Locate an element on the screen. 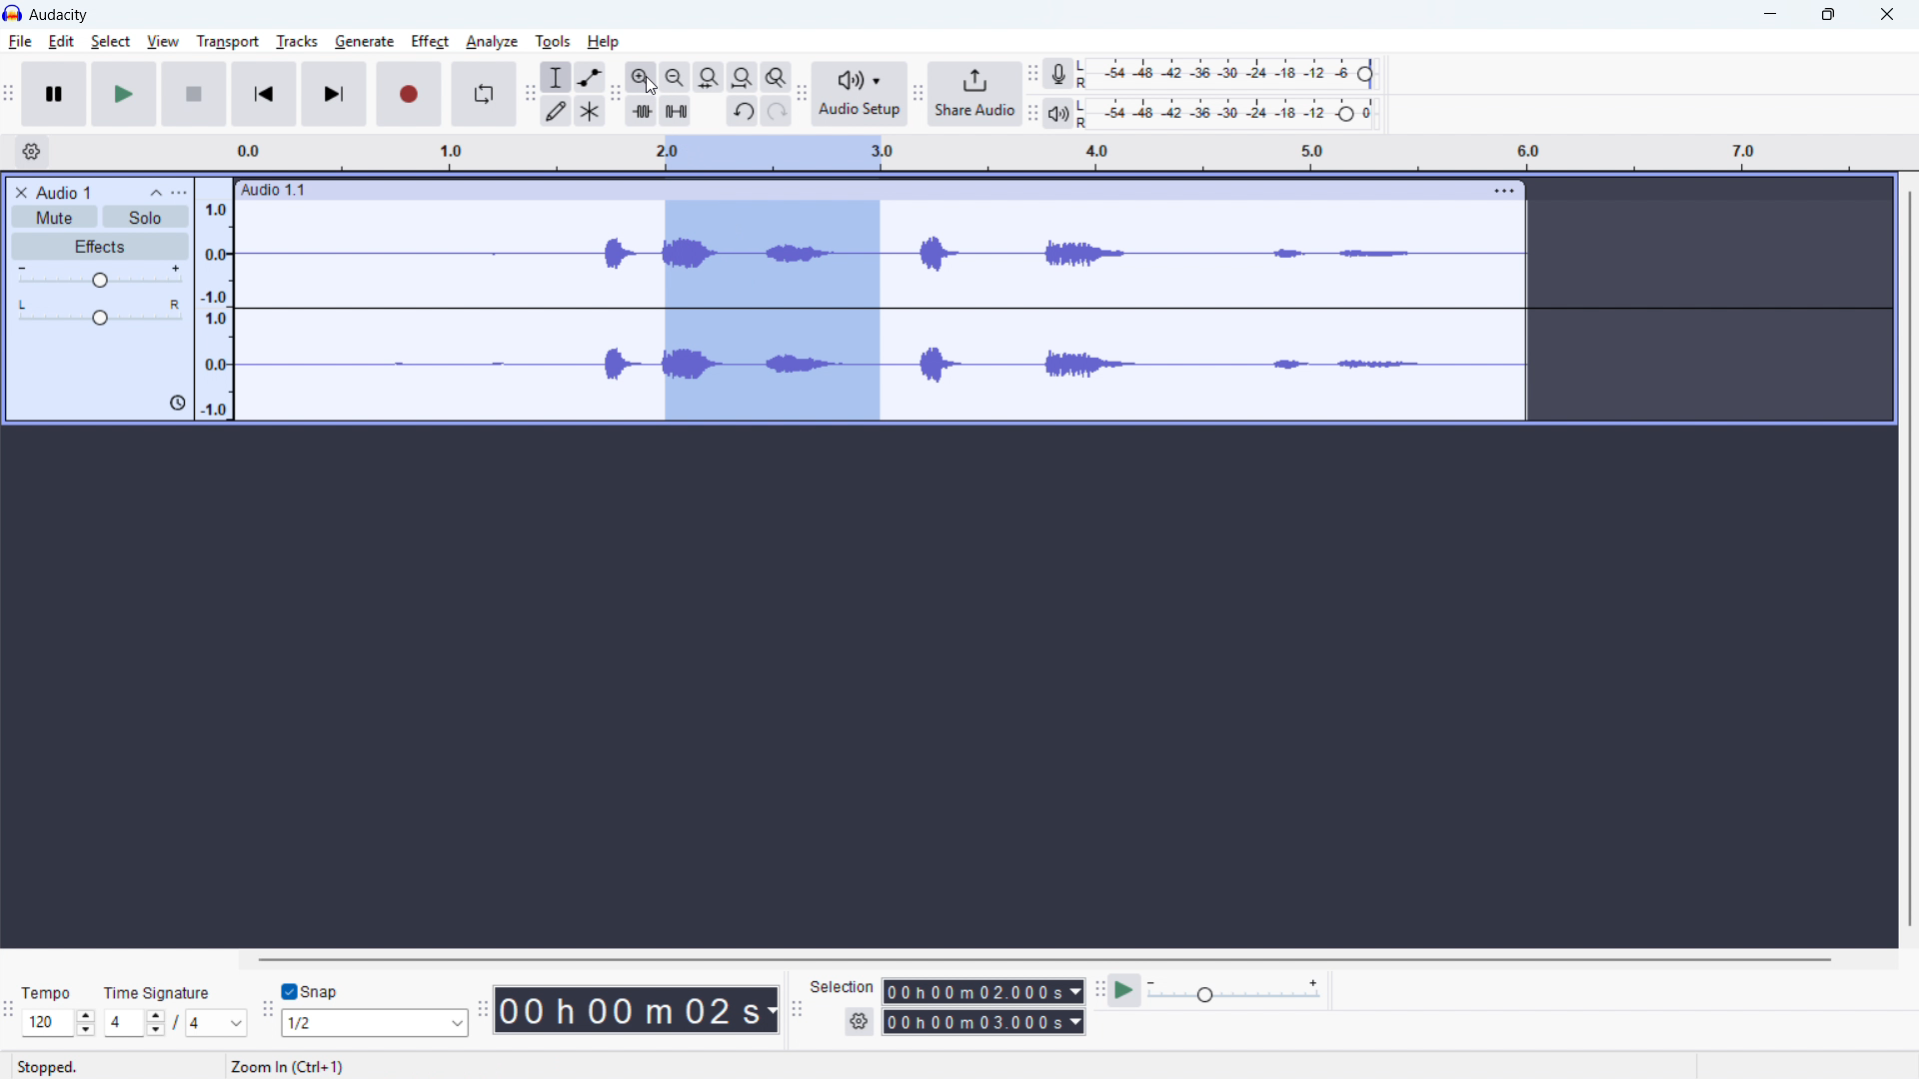 This screenshot has height=1079, width=1919. Audio setup toolbar is located at coordinates (800, 95).